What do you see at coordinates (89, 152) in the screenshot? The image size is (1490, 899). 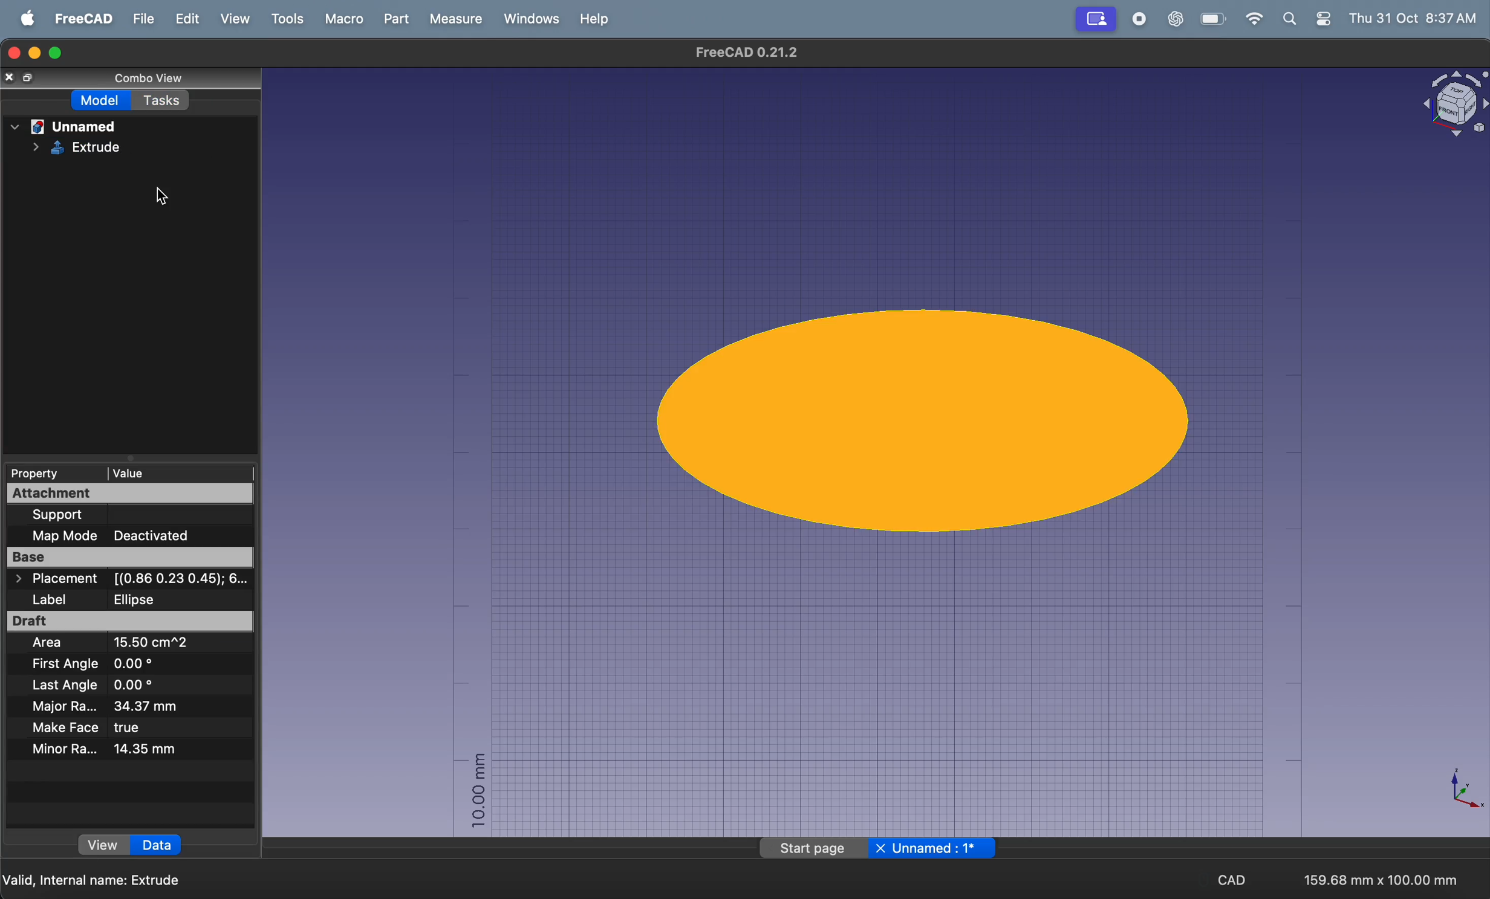 I see `extrude` at bounding box center [89, 152].